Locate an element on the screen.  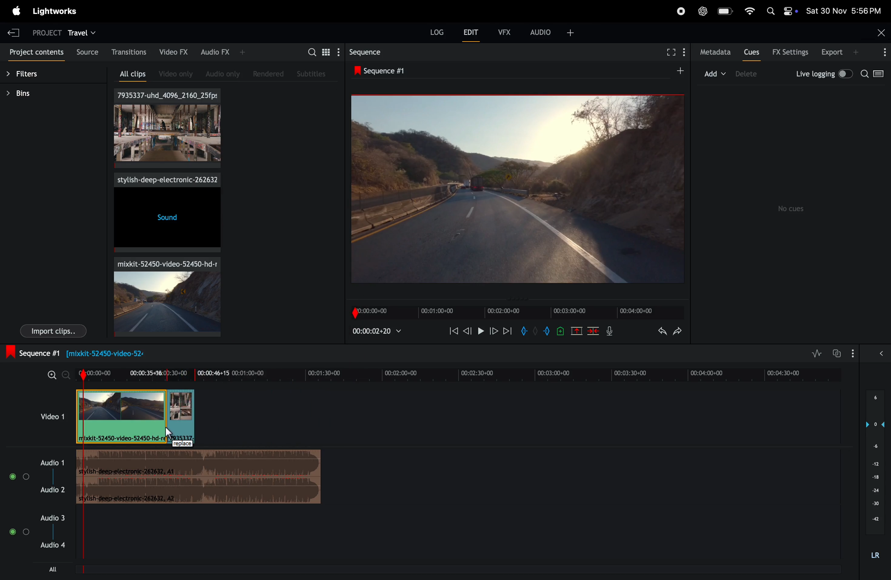
video clip is located at coordinates (122, 417).